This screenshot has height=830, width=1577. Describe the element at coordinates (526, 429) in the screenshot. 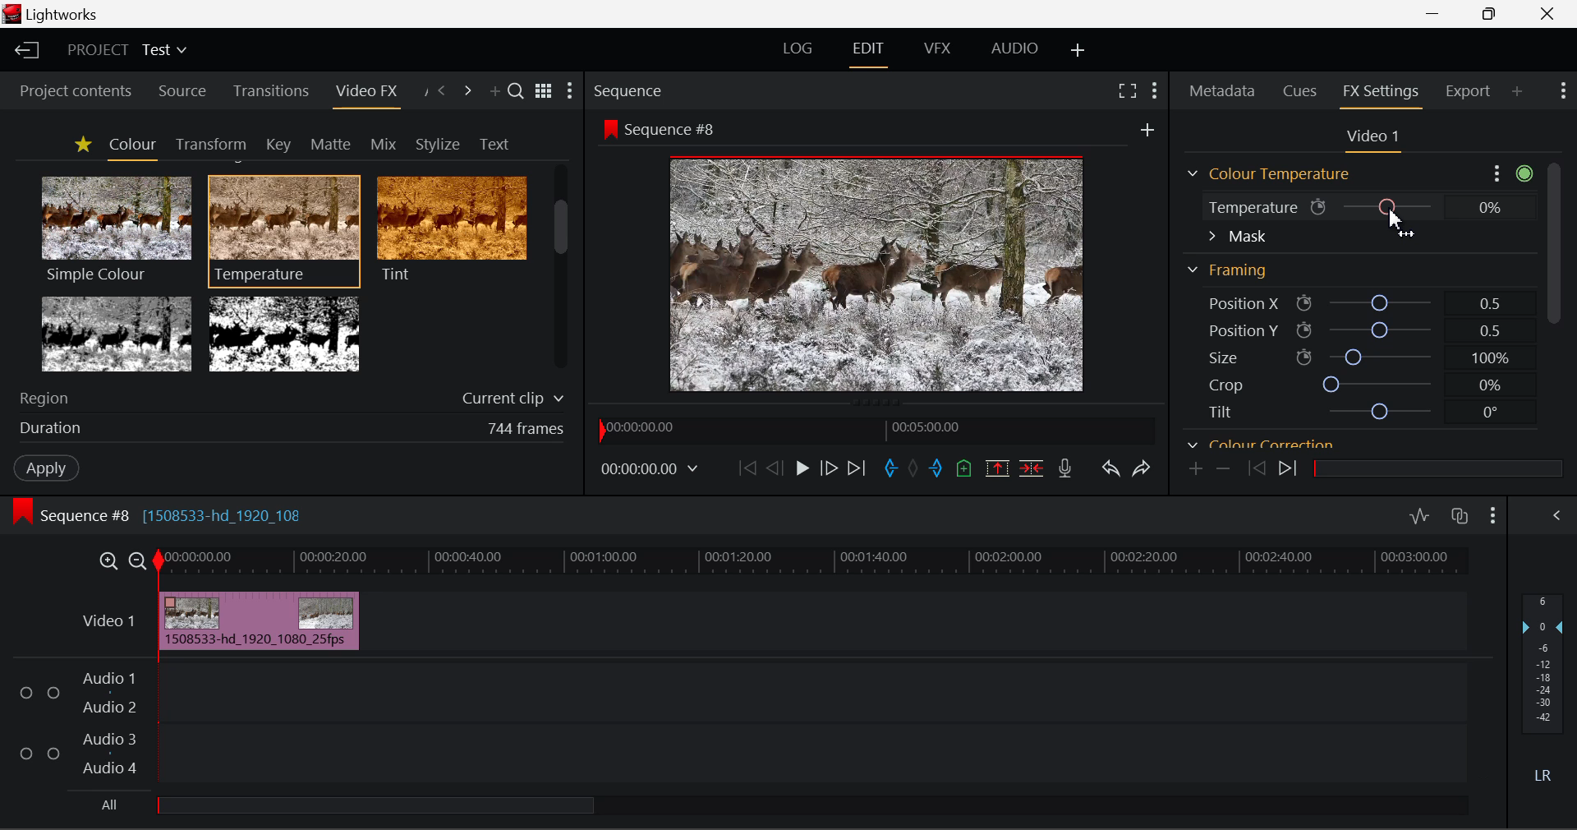

I see `744 frames` at that location.